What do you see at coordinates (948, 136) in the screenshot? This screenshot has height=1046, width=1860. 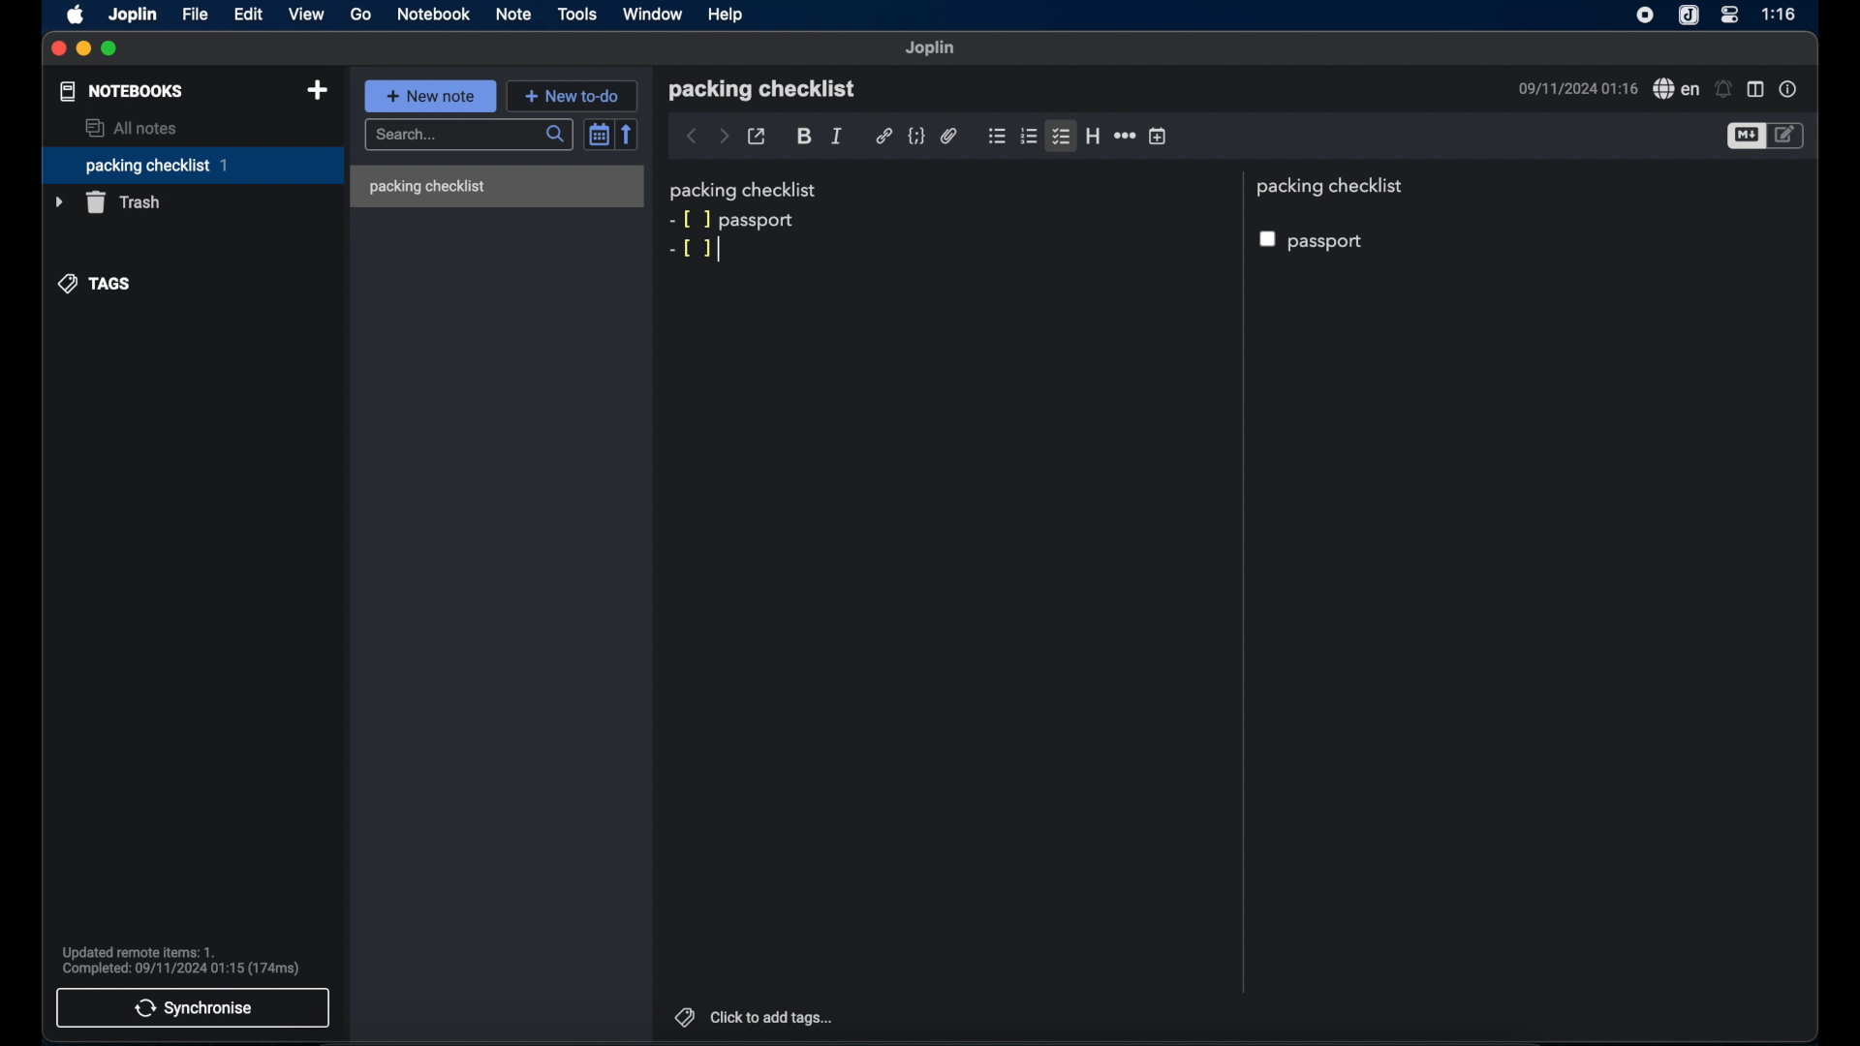 I see `attach file` at bounding box center [948, 136].